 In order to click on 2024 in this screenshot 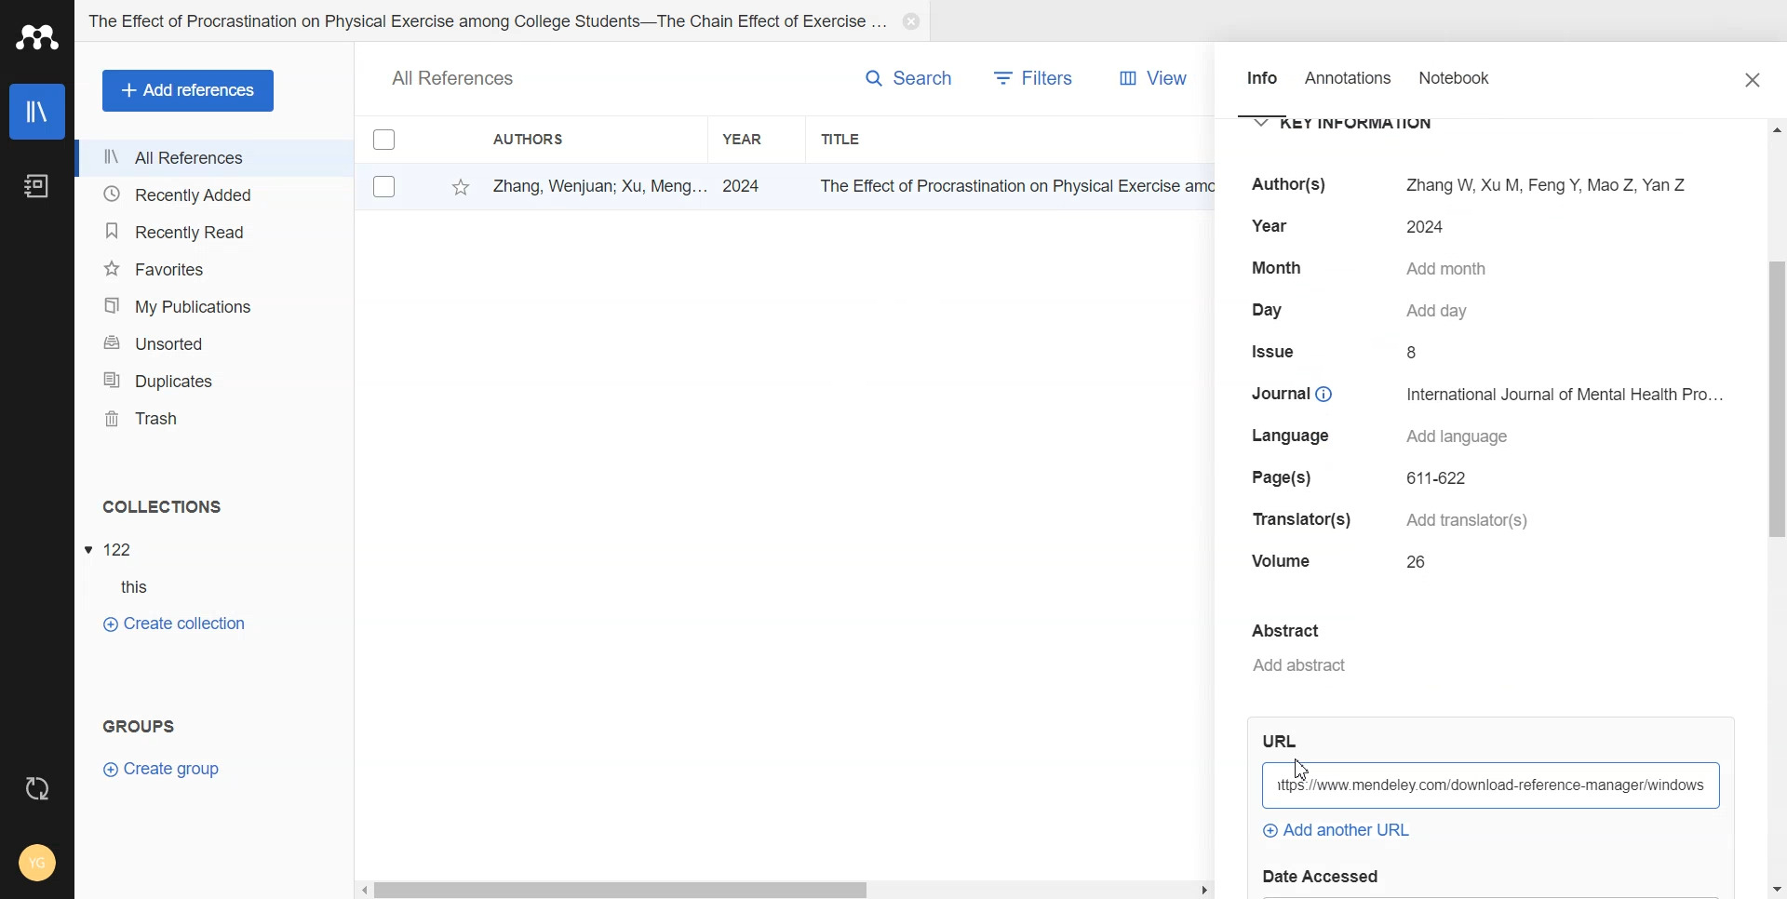, I will do `click(748, 184)`.